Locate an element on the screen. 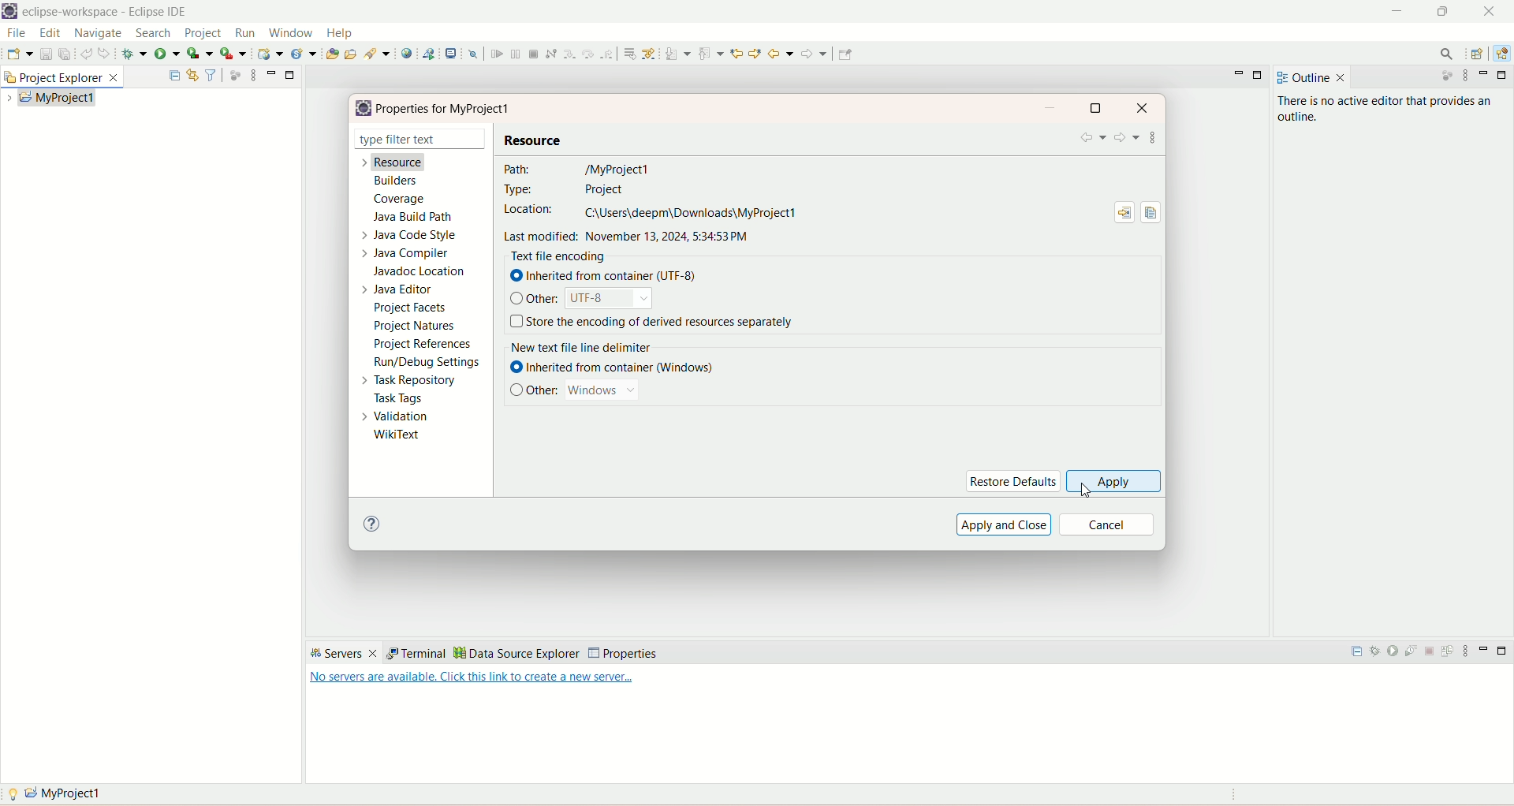 The width and height of the screenshot is (1514, 806). resume is located at coordinates (497, 54).